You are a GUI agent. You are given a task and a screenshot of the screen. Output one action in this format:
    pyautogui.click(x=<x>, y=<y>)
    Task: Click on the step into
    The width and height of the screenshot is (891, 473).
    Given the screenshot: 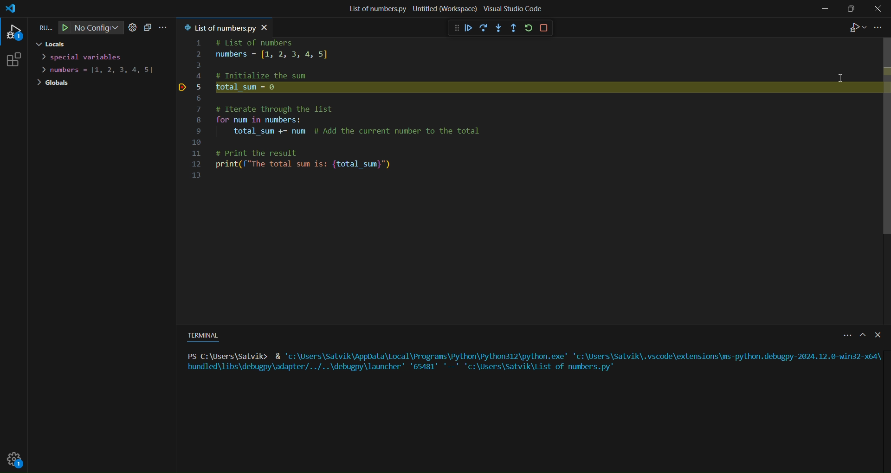 What is the action you would take?
    pyautogui.click(x=499, y=28)
    